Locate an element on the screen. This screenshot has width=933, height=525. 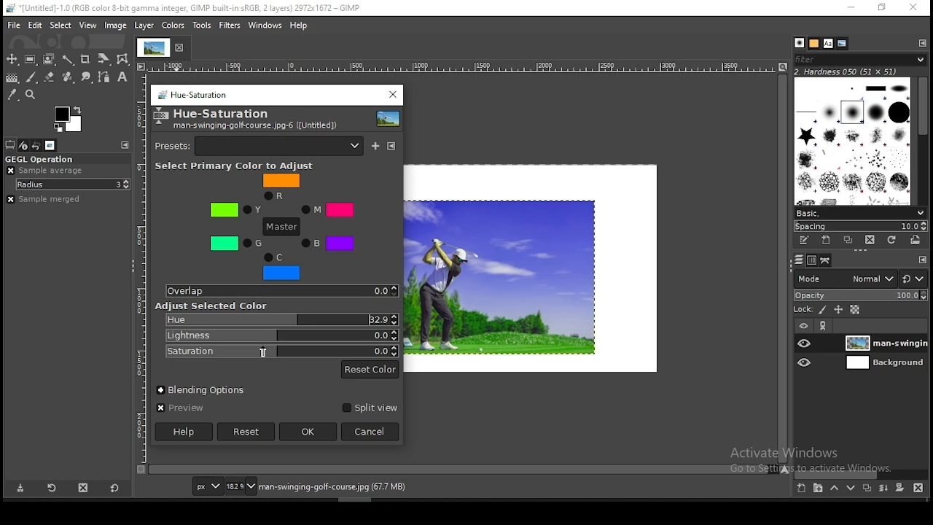
sample merged is located at coordinates (46, 199).